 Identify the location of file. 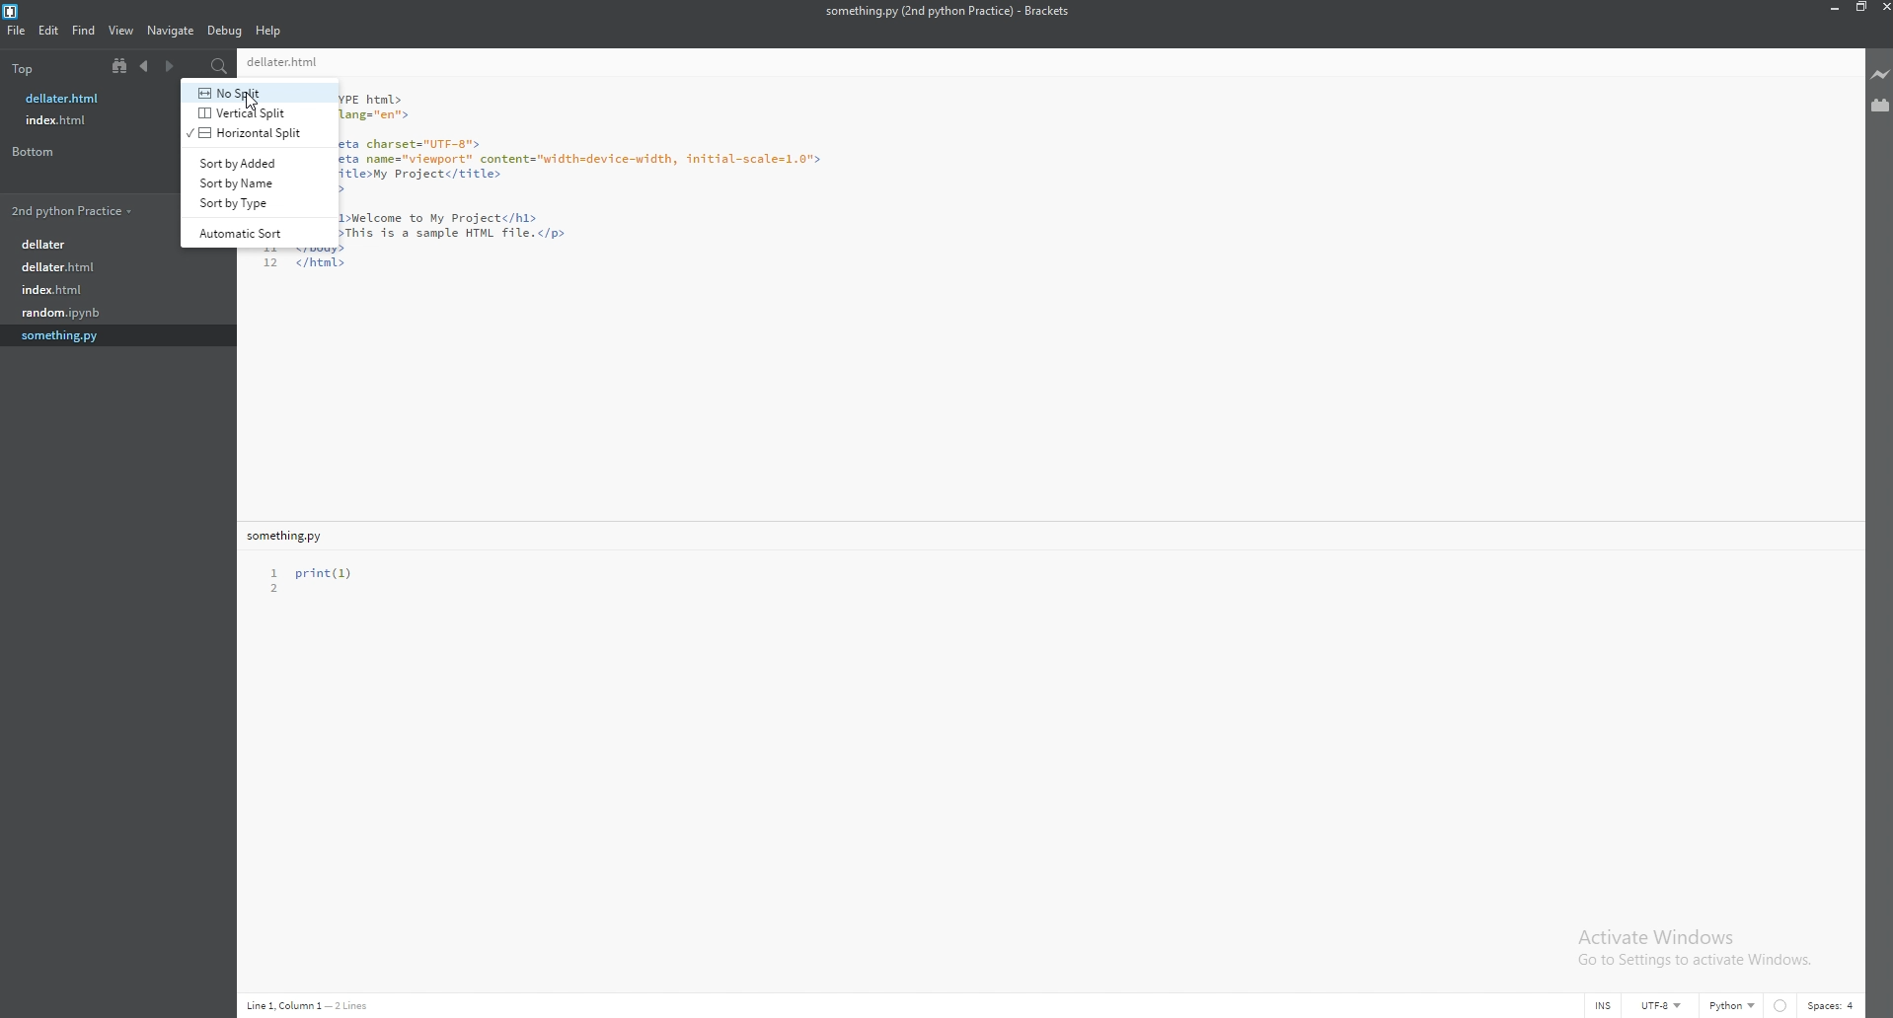
(98, 267).